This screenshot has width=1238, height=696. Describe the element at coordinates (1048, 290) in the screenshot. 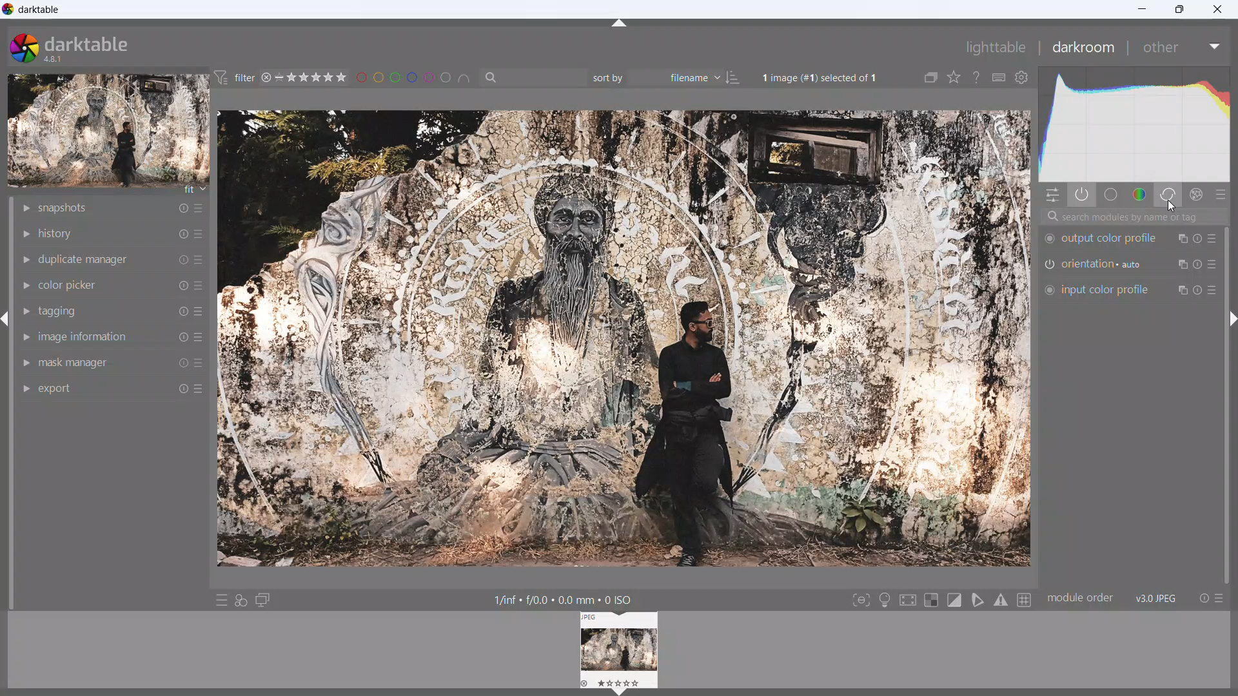

I see `switch on/of` at that location.